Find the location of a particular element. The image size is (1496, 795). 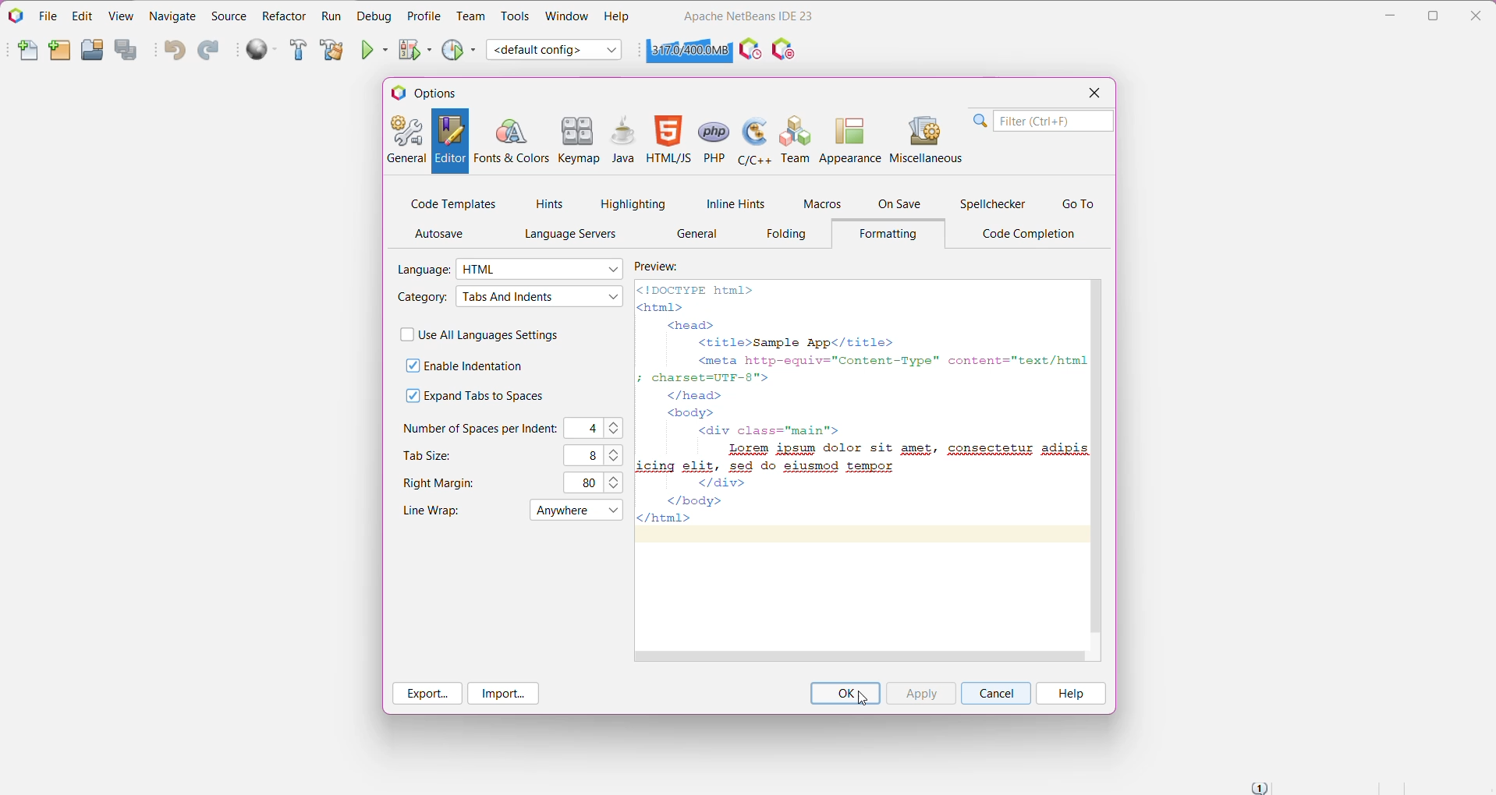

HTML/JS is located at coordinates (668, 141).